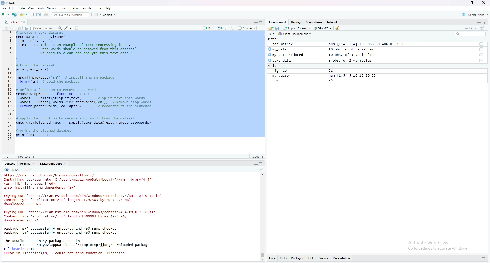 Image resolution: width=490 pixels, height=263 pixels. I want to click on my_vector, so click(282, 76).